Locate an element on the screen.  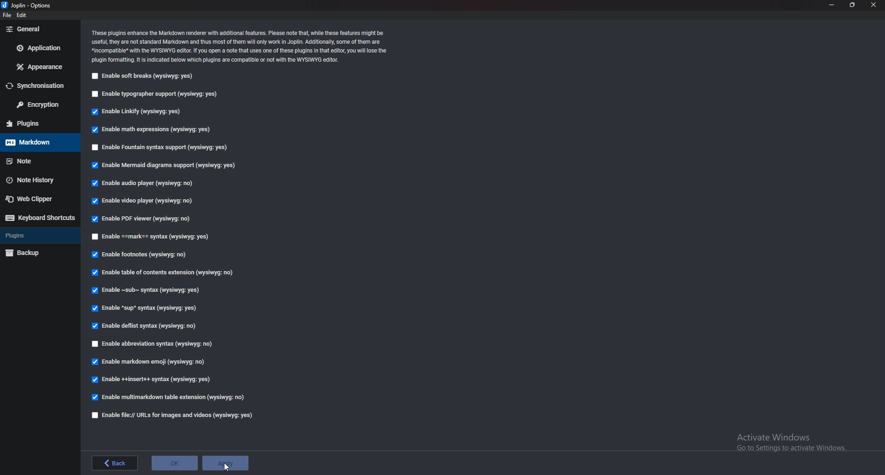
markdown is located at coordinates (35, 143).